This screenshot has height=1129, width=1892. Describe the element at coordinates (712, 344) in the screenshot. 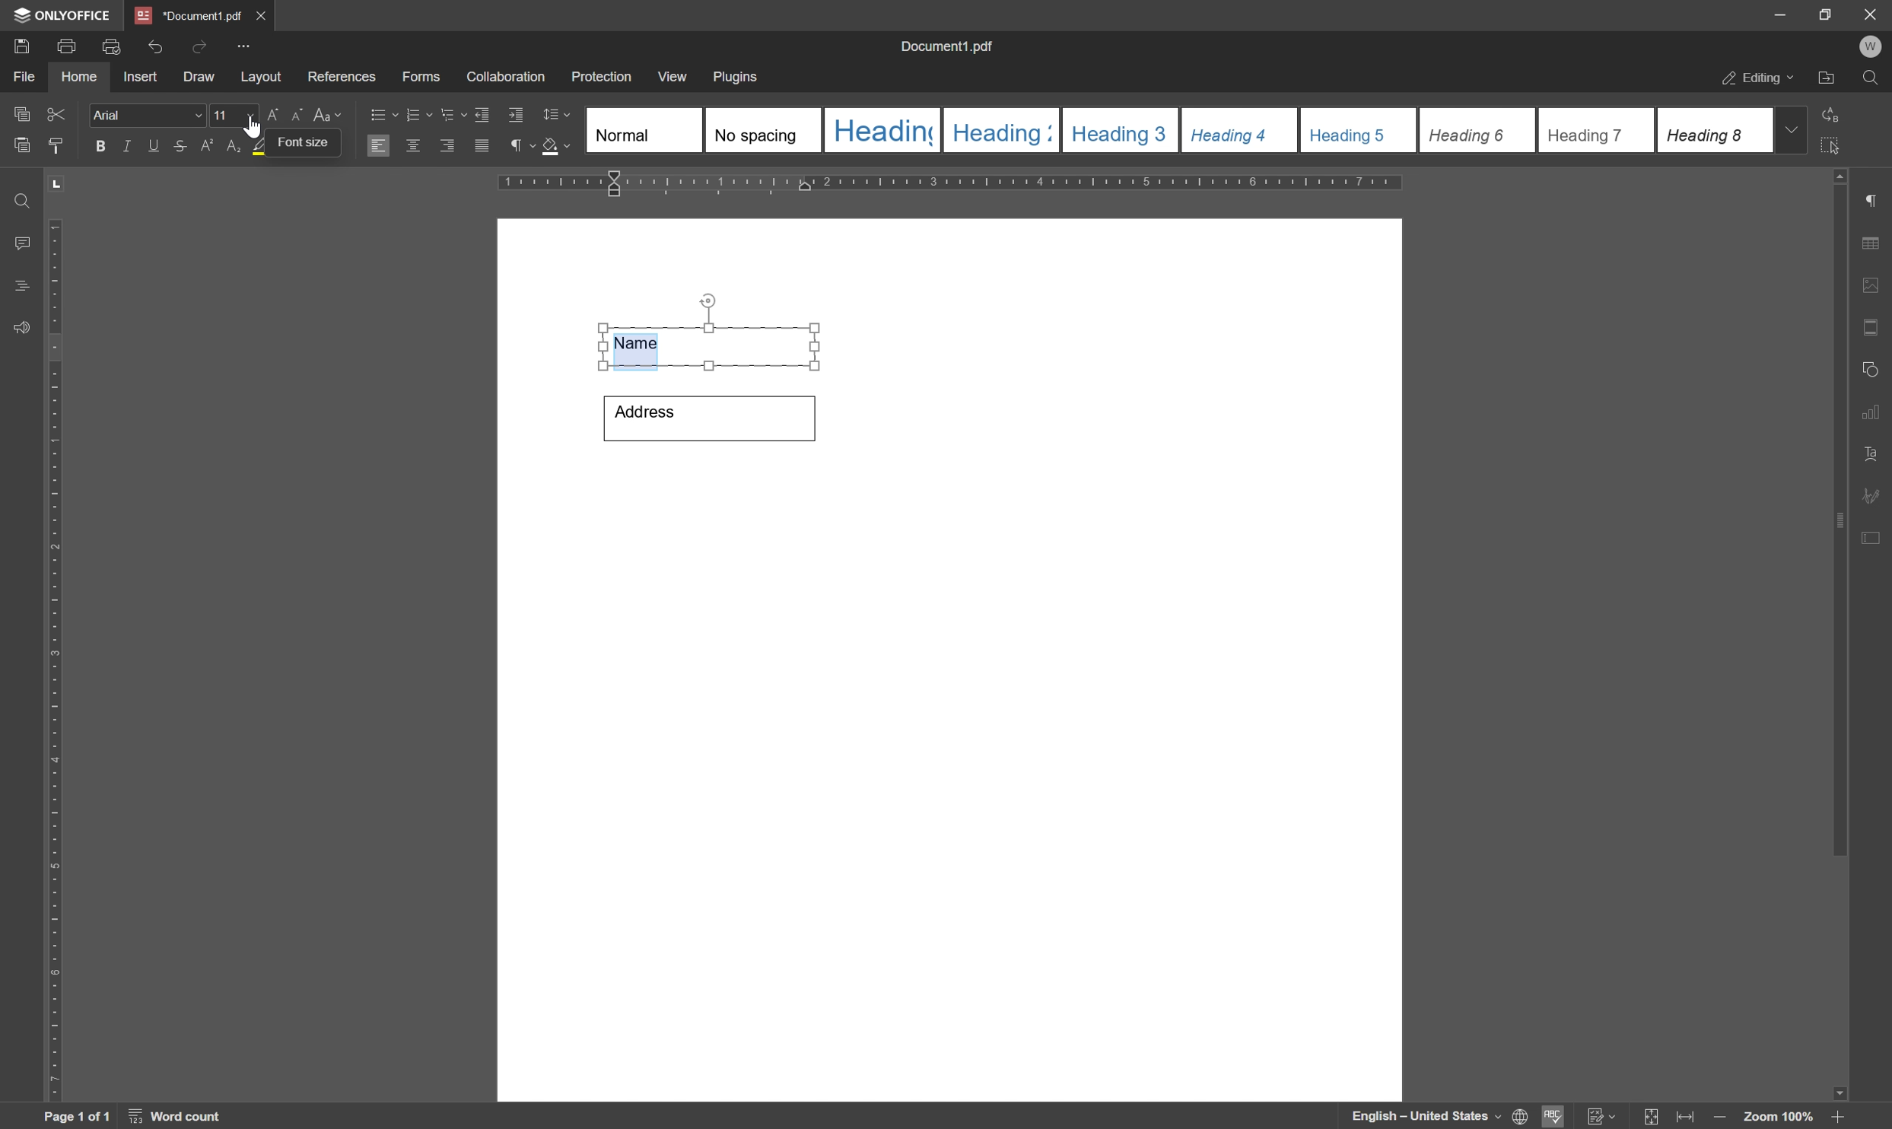

I see `Name` at that location.